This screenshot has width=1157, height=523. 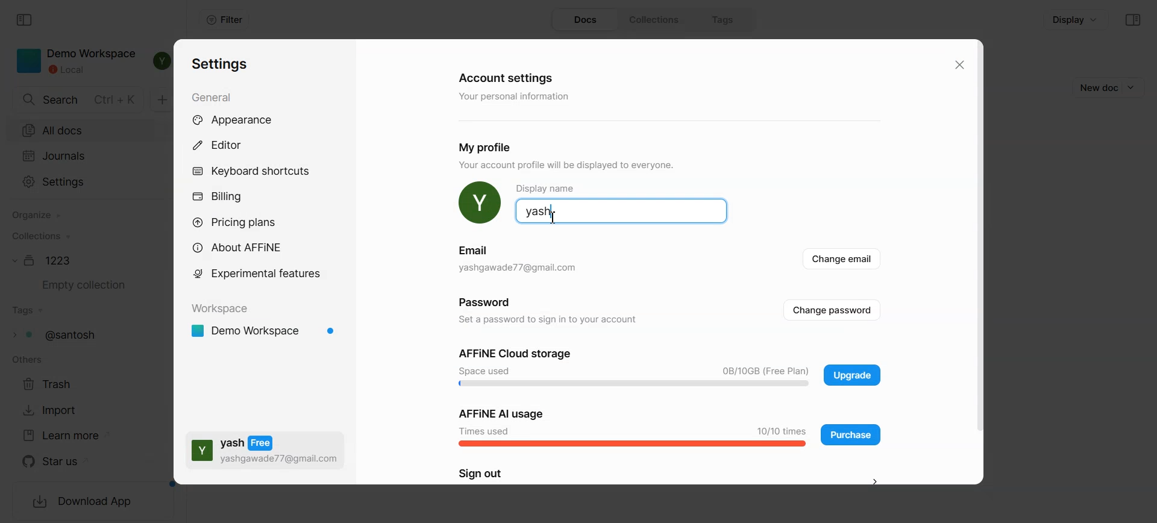 I want to click on Pricing plans, so click(x=242, y=222).